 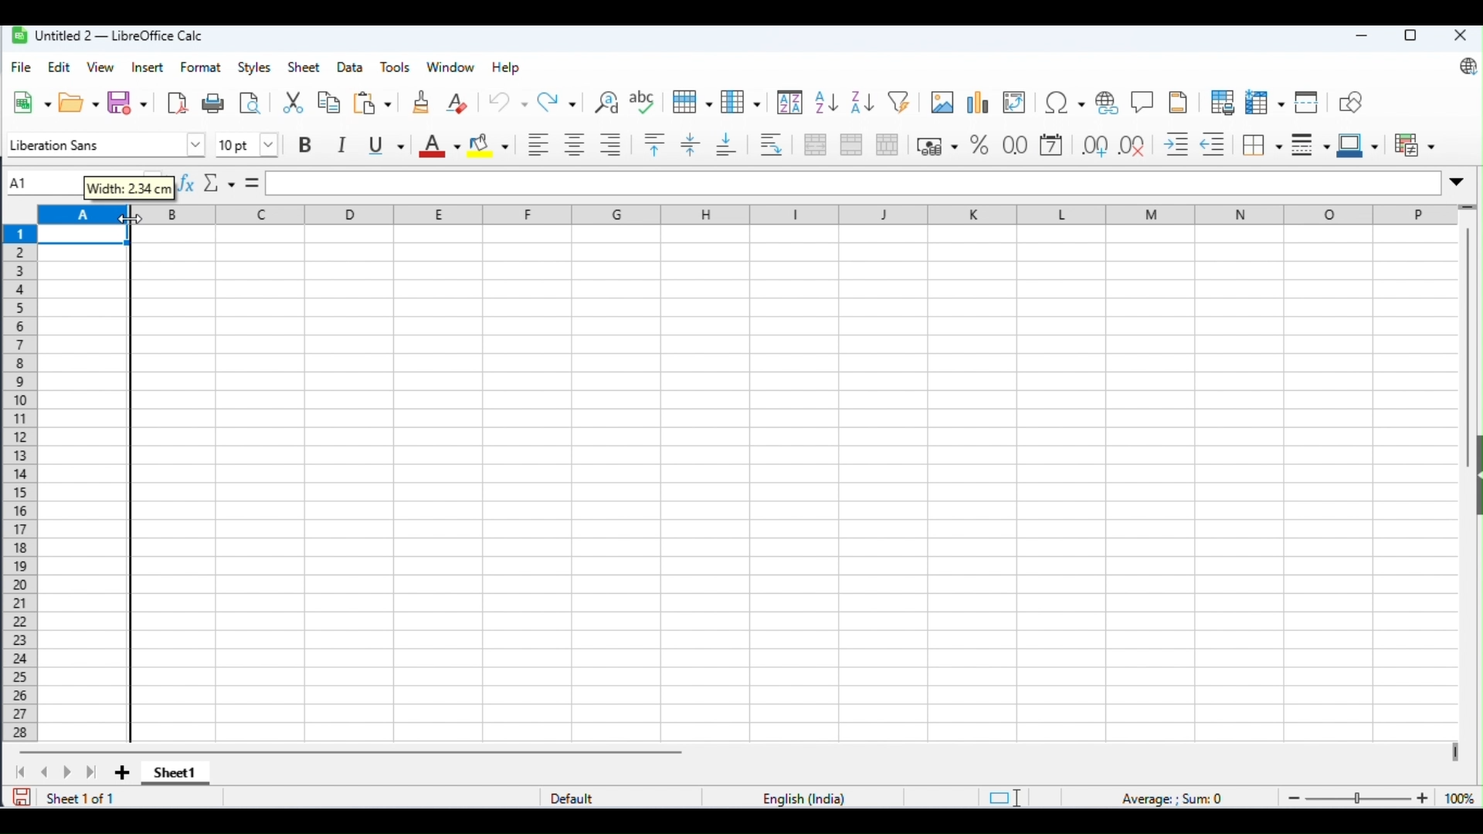 What do you see at coordinates (342, 144) in the screenshot?
I see `italics` at bounding box center [342, 144].